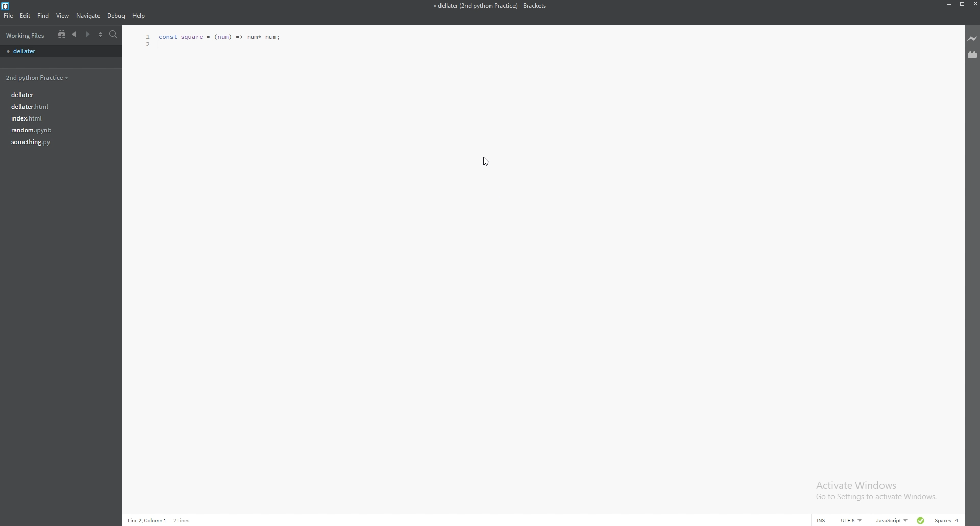 Image resolution: width=980 pixels, height=526 pixels. I want to click on file, so click(57, 118).